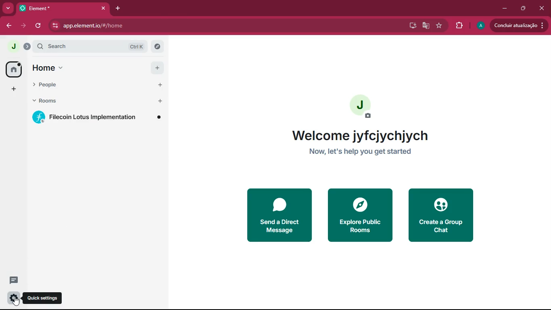 Image resolution: width=551 pixels, height=310 pixels. Describe the element at coordinates (97, 87) in the screenshot. I see `people` at that location.